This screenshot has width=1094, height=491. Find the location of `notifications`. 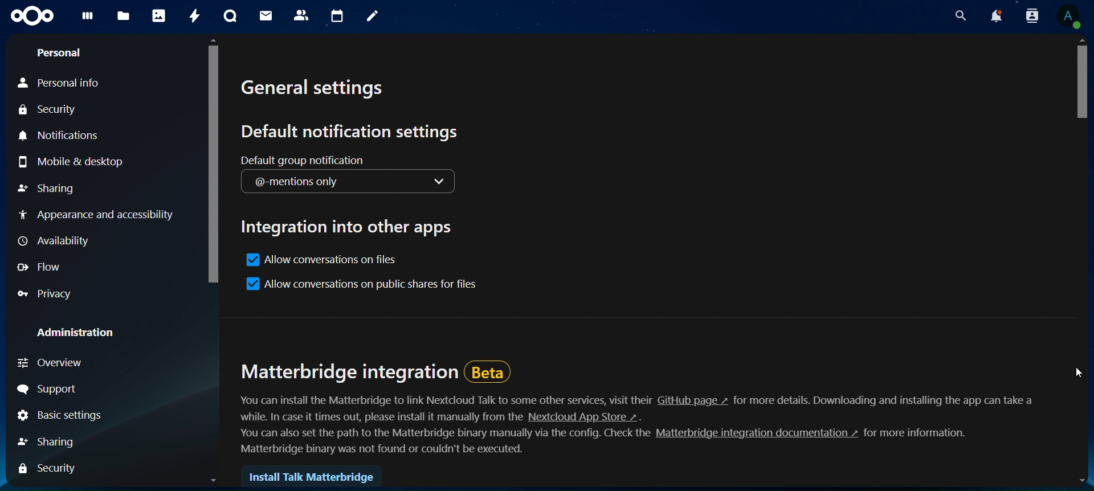

notifications is located at coordinates (995, 16).